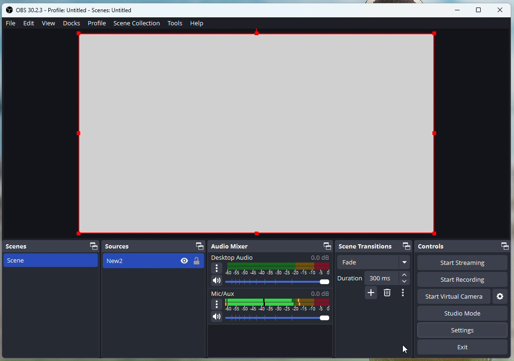  Describe the element at coordinates (11, 23) in the screenshot. I see `File` at that location.